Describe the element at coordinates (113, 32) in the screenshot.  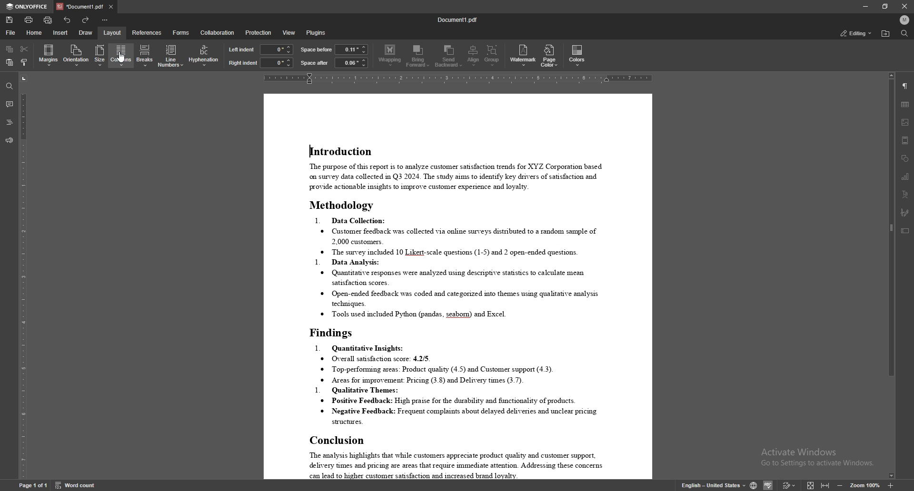
I see `layout` at that location.